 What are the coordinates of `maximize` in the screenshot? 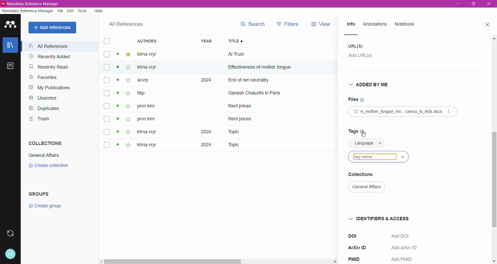 It's located at (472, 6).